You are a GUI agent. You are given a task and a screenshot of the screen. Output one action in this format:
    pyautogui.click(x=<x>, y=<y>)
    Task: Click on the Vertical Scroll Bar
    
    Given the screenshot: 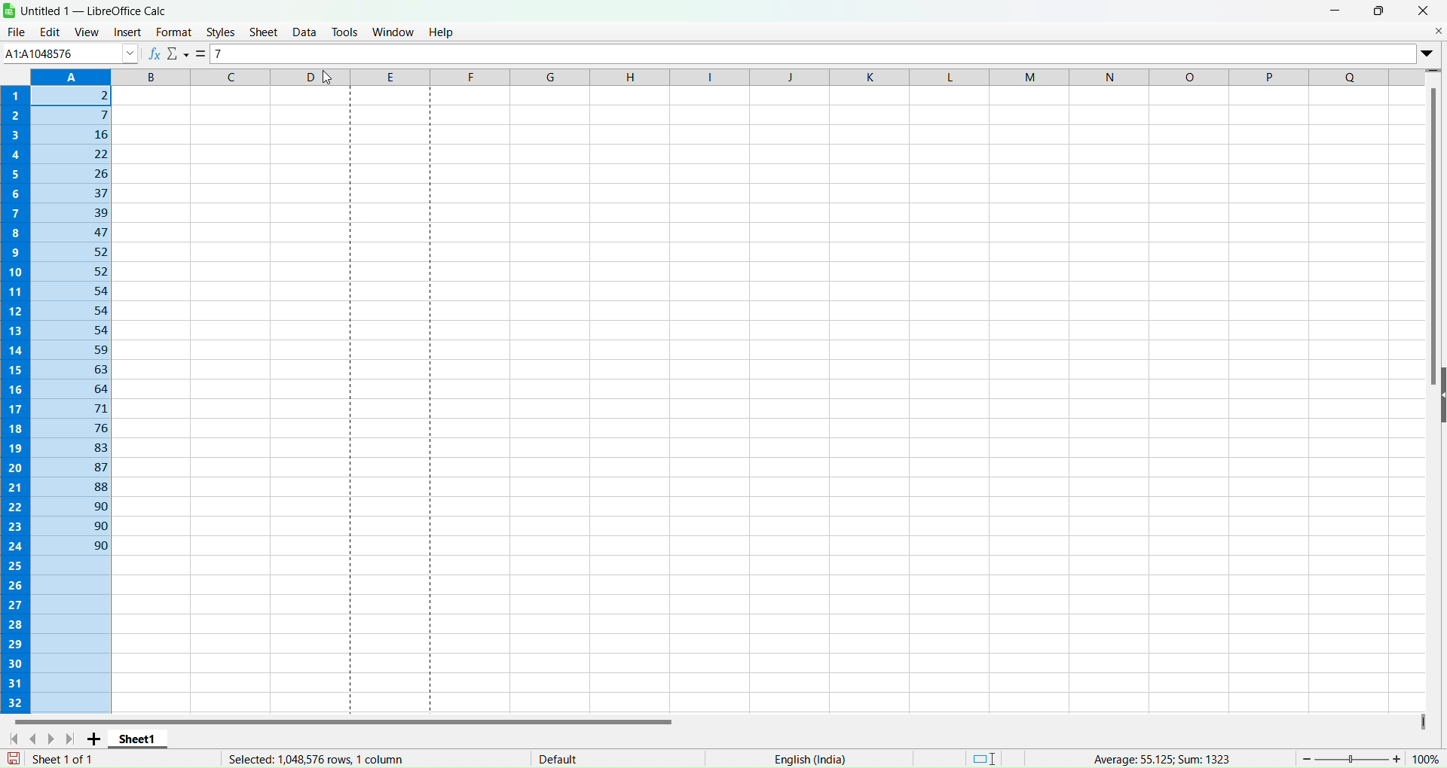 What is the action you would take?
    pyautogui.click(x=1433, y=238)
    